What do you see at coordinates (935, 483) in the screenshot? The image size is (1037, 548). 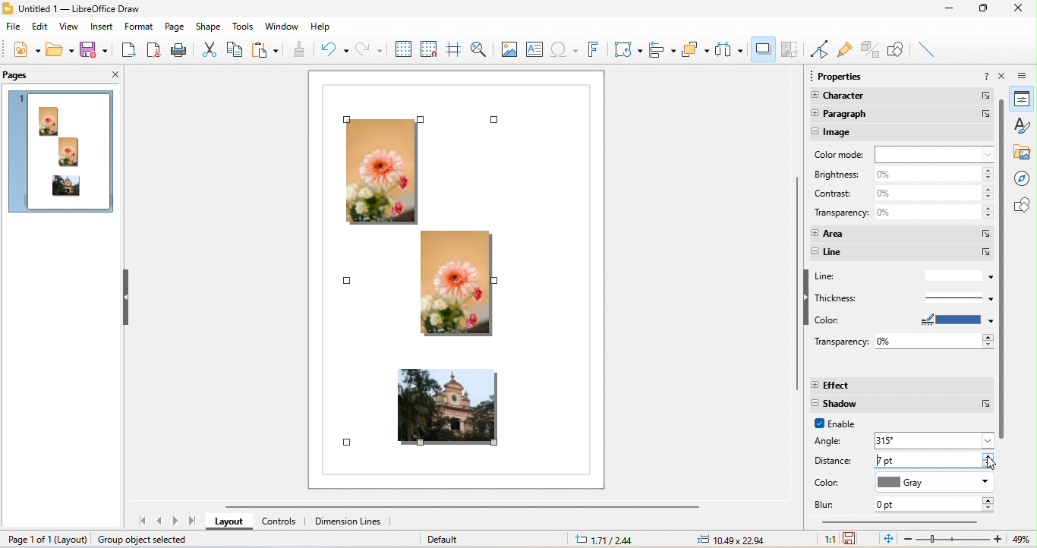 I see `gray` at bounding box center [935, 483].